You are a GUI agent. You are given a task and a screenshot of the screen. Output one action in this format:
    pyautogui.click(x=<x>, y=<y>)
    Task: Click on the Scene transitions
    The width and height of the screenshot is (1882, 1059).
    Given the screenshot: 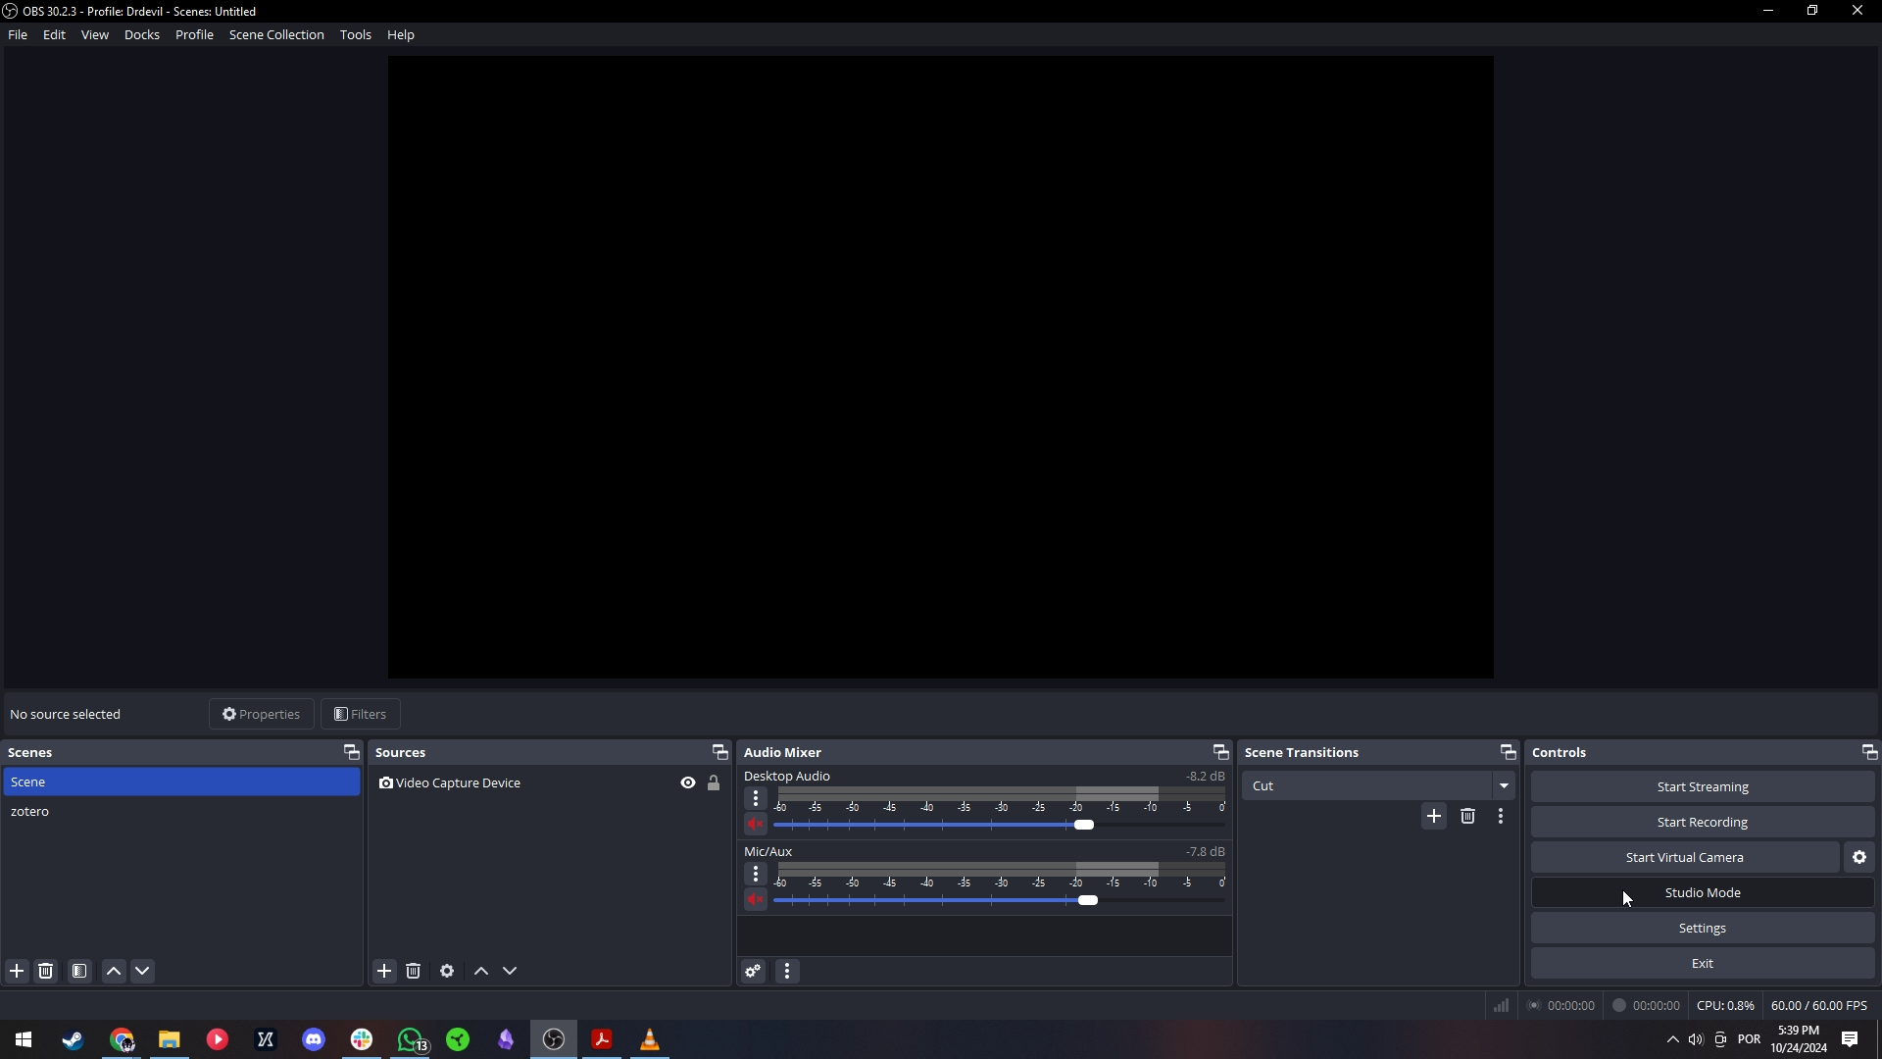 What is the action you would take?
    pyautogui.click(x=1365, y=752)
    